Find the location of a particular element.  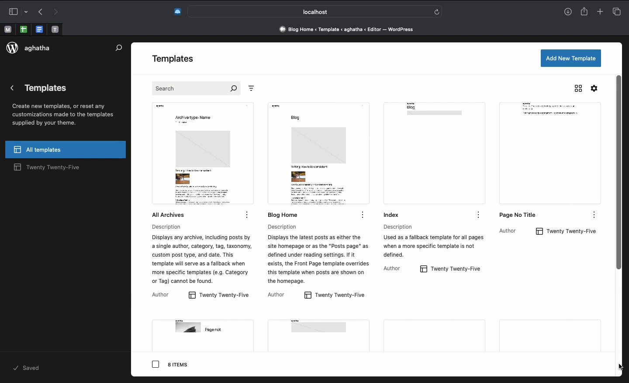

Author is located at coordinates (394, 270).